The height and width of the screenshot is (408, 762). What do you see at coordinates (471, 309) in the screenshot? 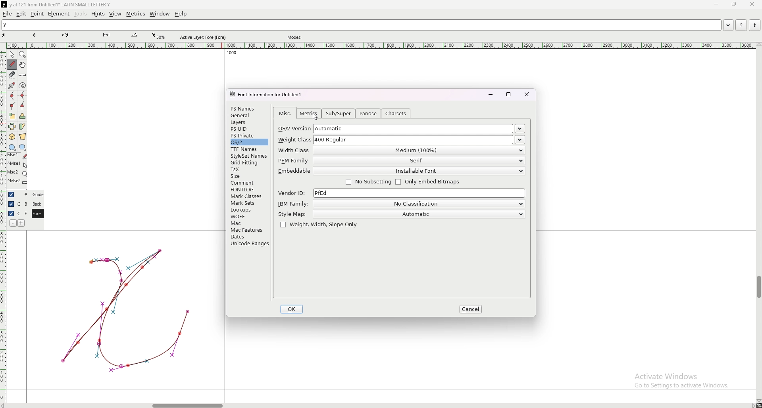
I see `cancel` at bounding box center [471, 309].